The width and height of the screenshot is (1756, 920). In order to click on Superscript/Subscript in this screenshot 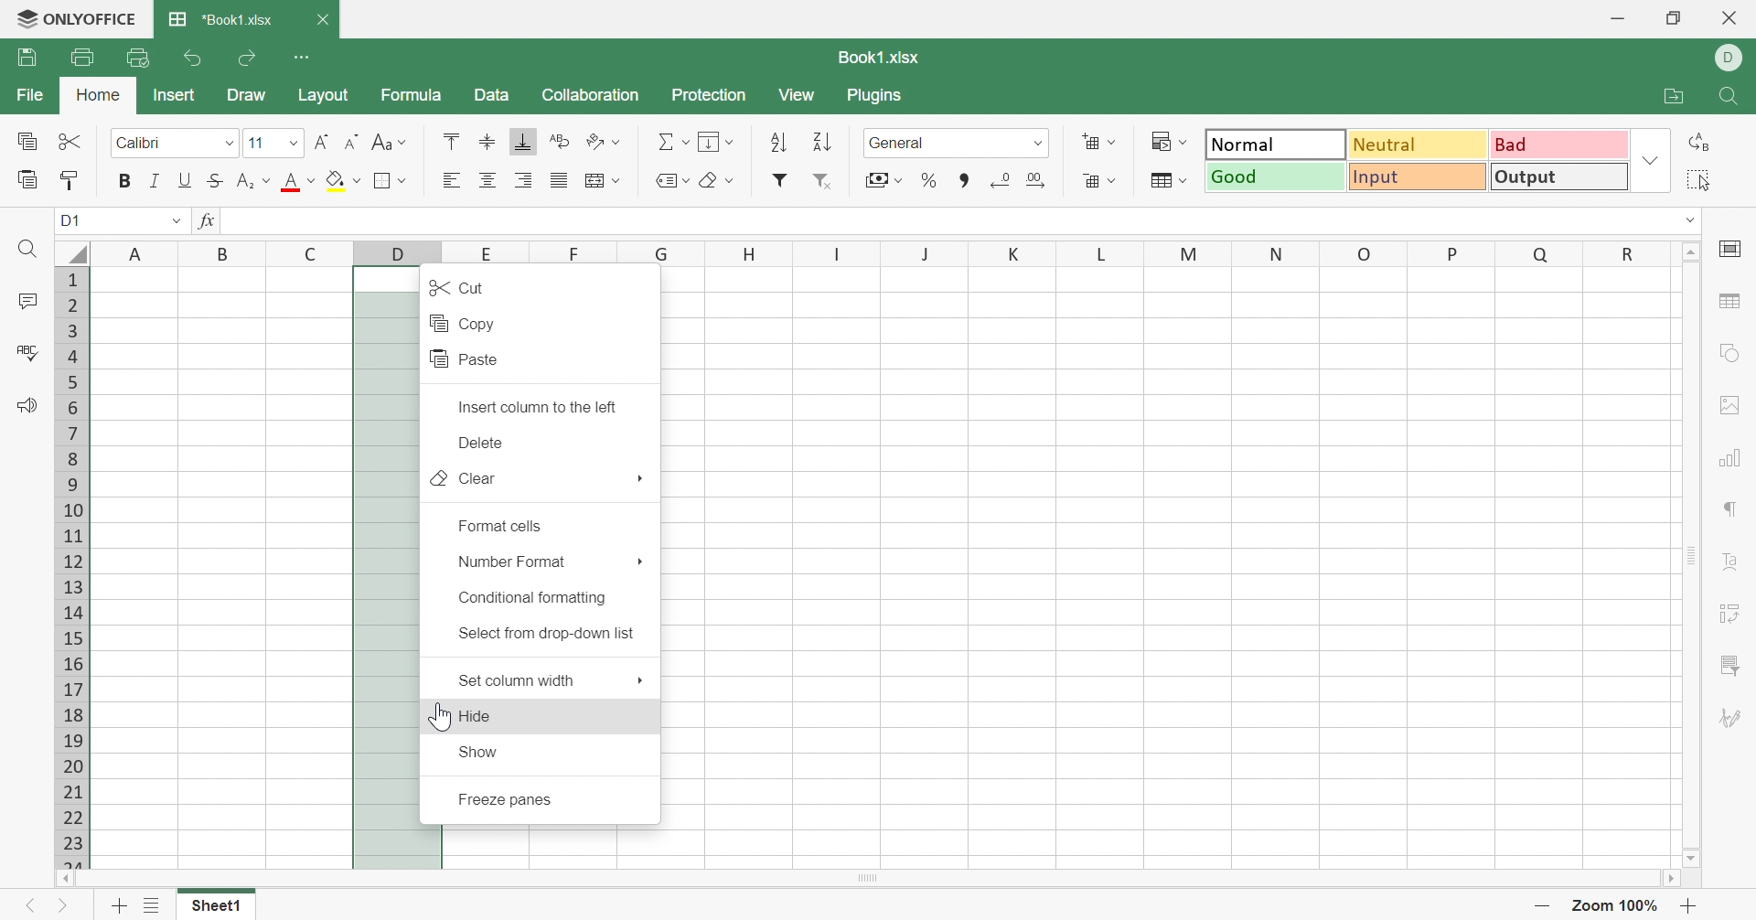, I will do `click(246, 181)`.